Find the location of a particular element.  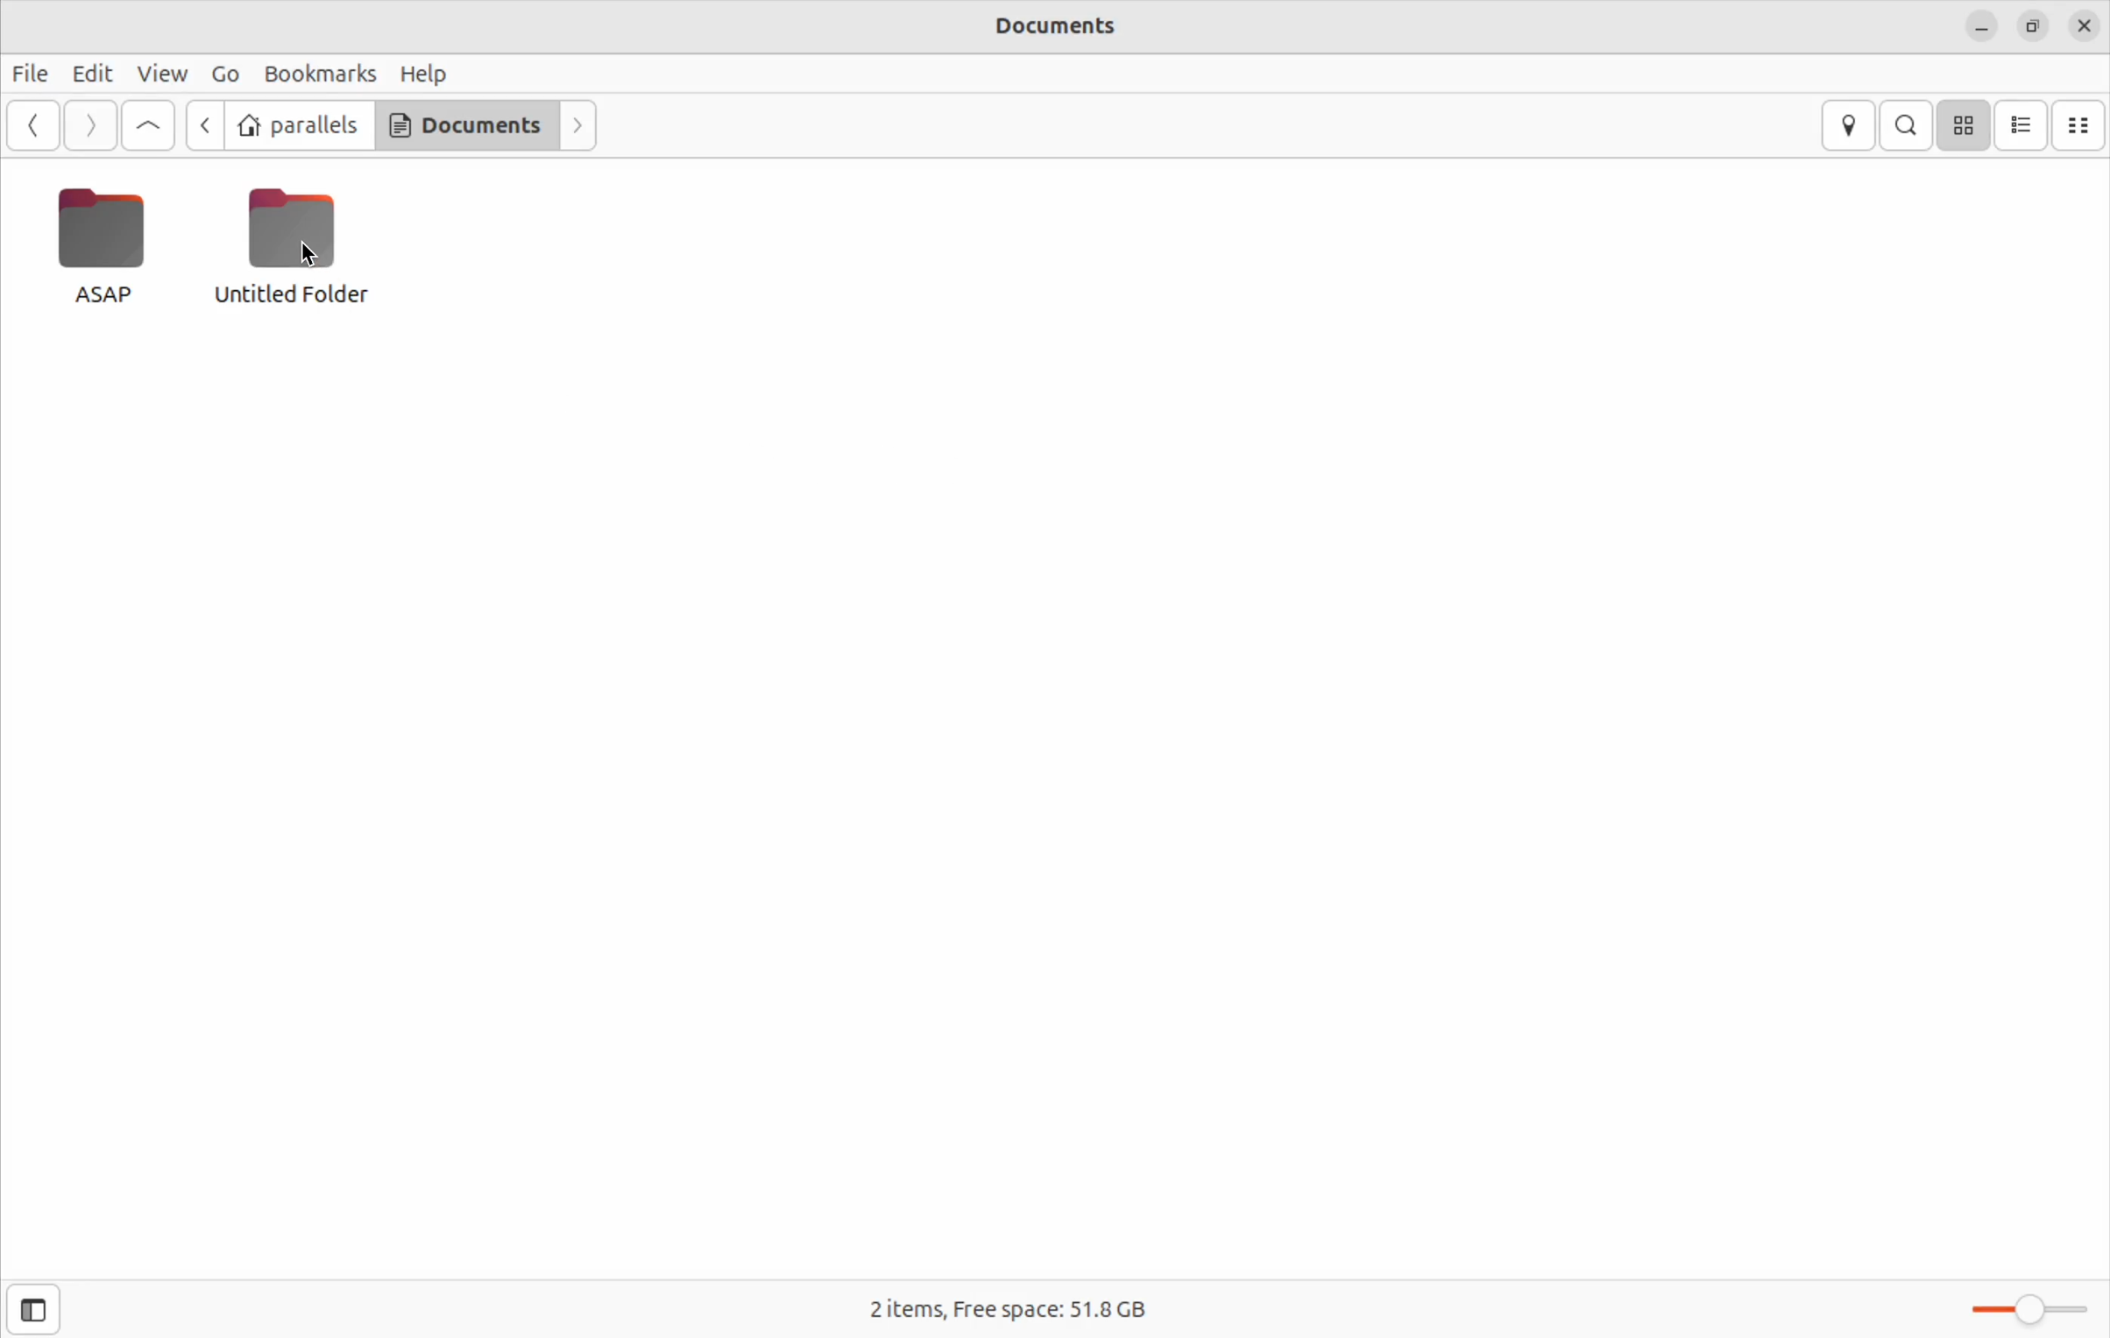

View is located at coordinates (163, 74).